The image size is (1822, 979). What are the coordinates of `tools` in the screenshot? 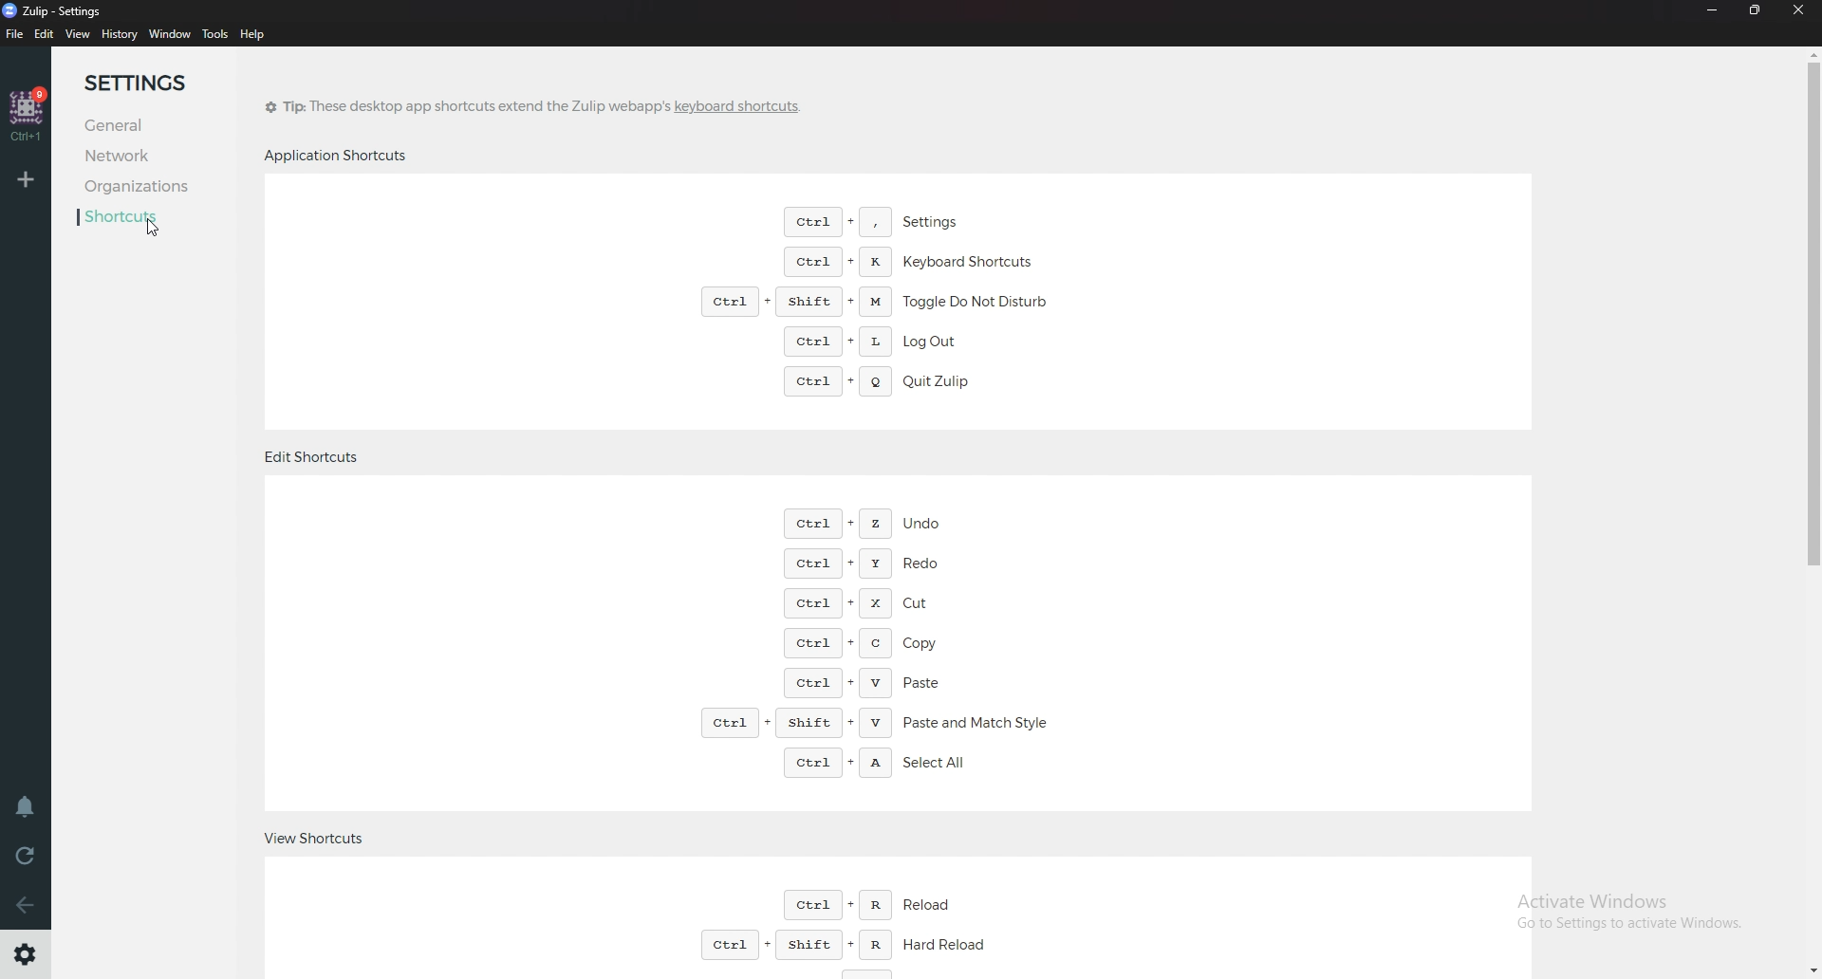 It's located at (215, 34).